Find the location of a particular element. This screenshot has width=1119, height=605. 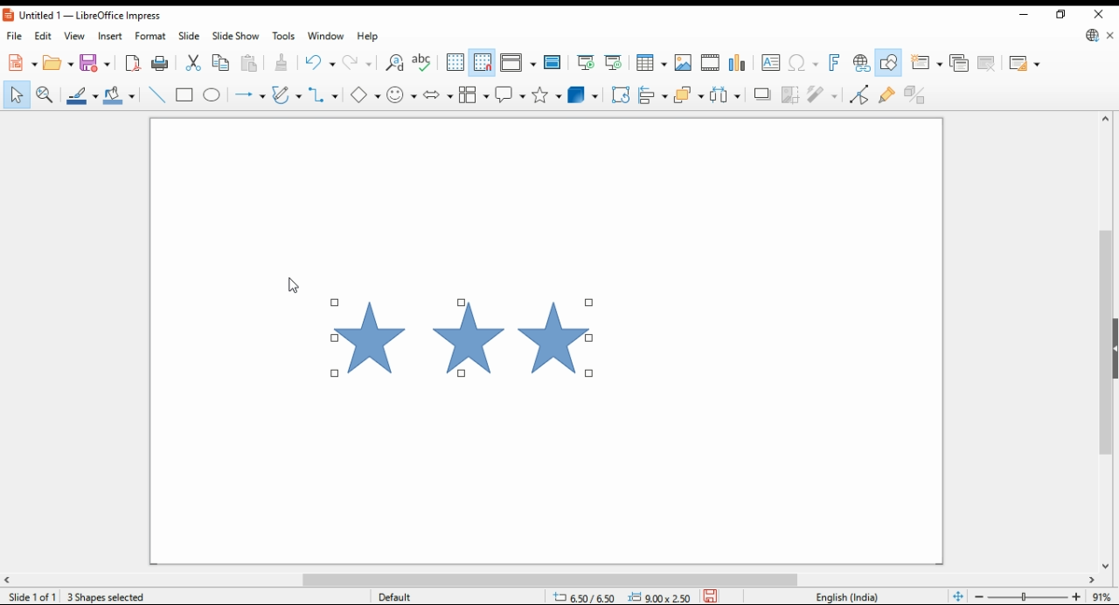

pan and zoom is located at coordinates (45, 94).